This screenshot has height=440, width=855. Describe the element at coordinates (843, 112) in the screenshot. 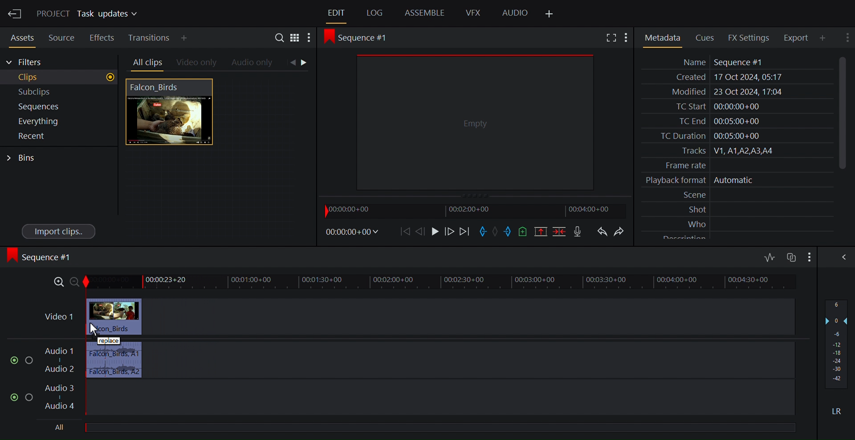

I see `Vertical Scroll bar` at that location.